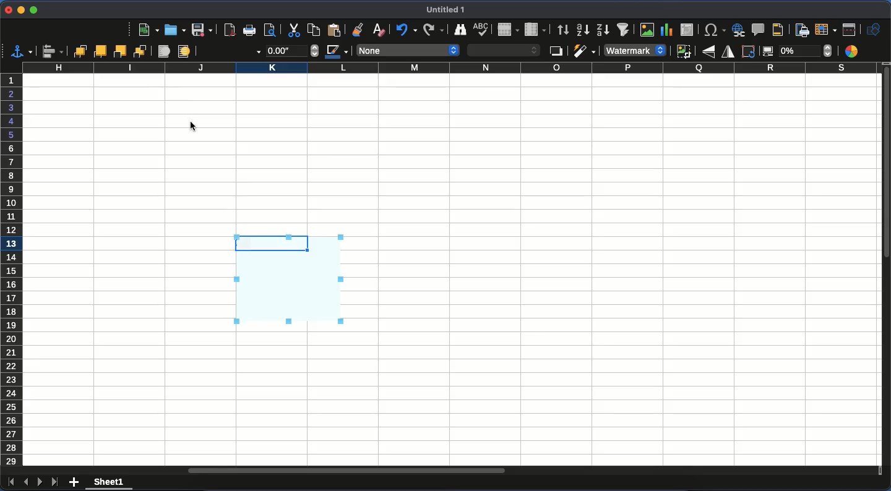 The width and height of the screenshot is (891, 491). Describe the element at coordinates (249, 30) in the screenshot. I see `print` at that location.